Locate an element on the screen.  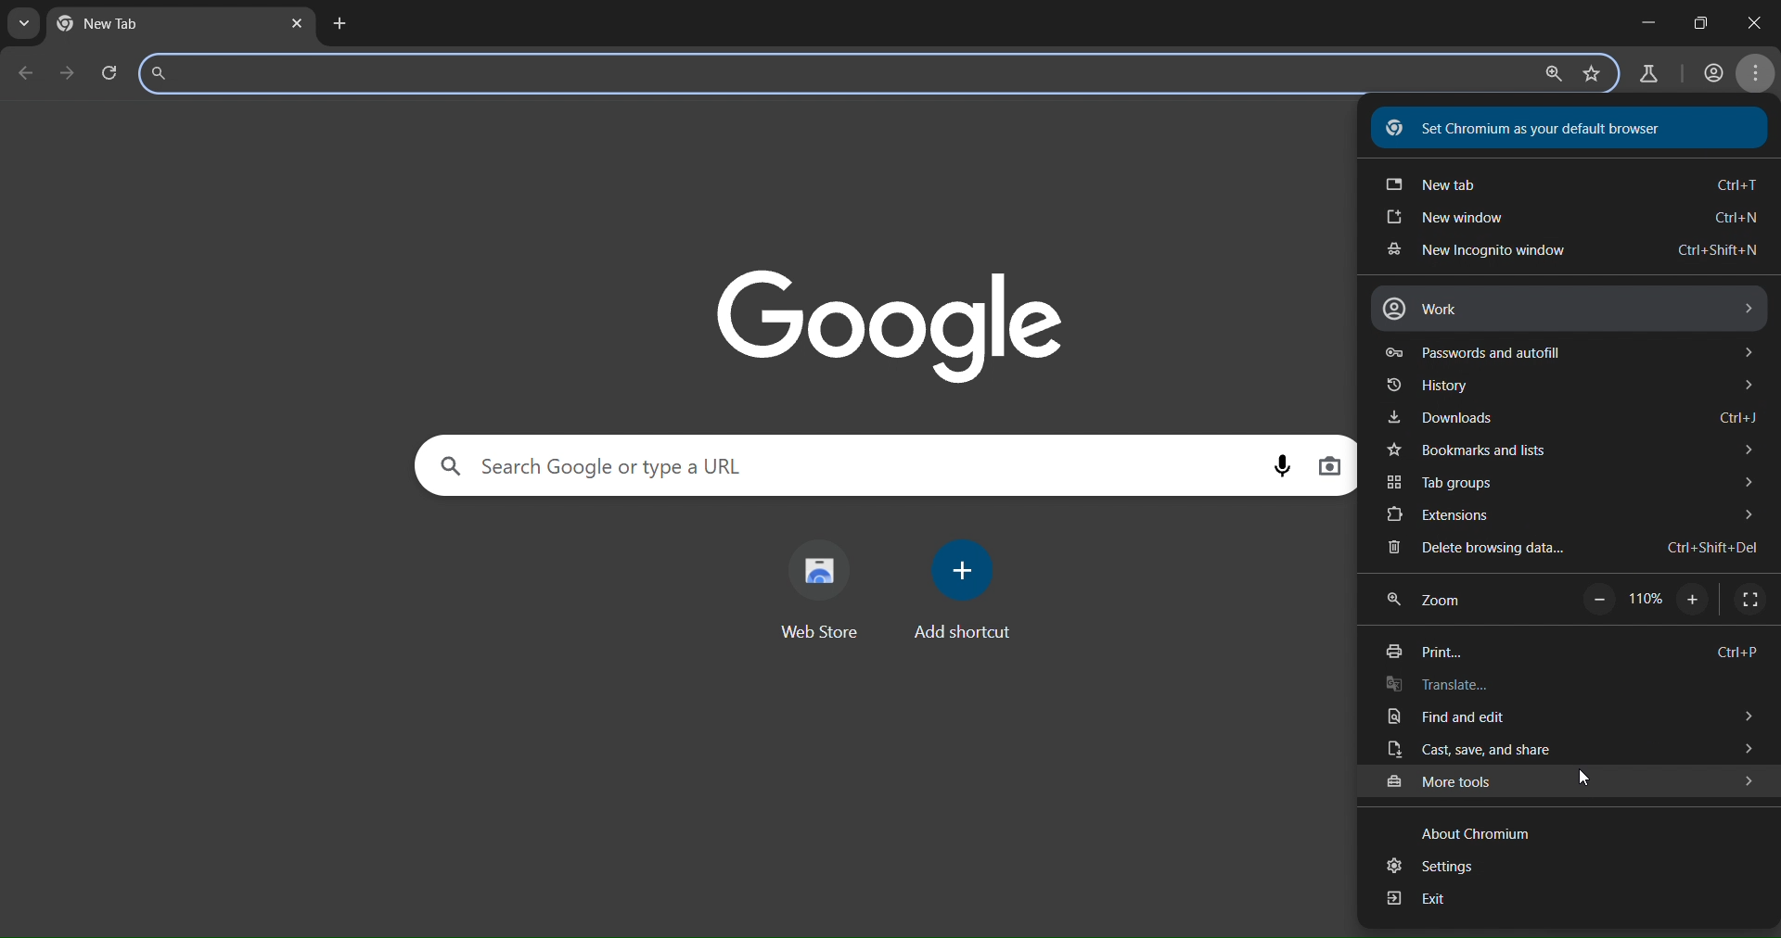
work is located at coordinates (1566, 308).